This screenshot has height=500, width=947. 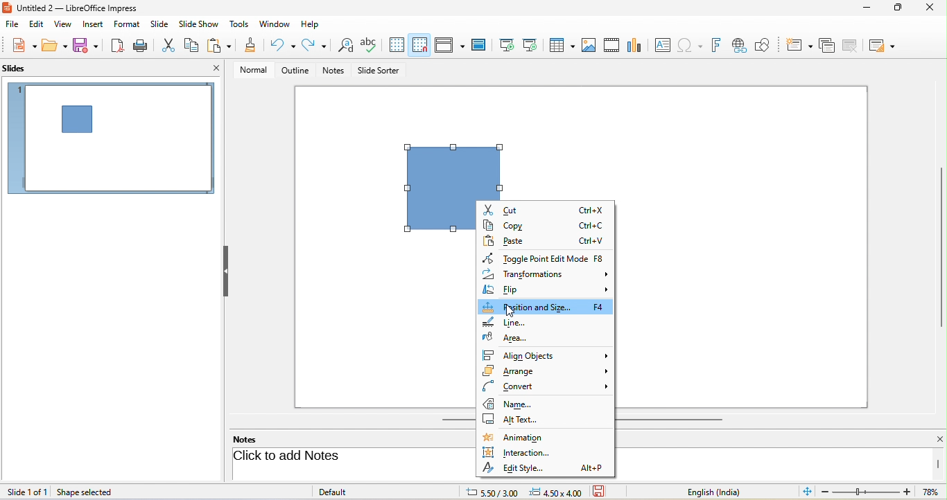 What do you see at coordinates (932, 440) in the screenshot?
I see `close` at bounding box center [932, 440].